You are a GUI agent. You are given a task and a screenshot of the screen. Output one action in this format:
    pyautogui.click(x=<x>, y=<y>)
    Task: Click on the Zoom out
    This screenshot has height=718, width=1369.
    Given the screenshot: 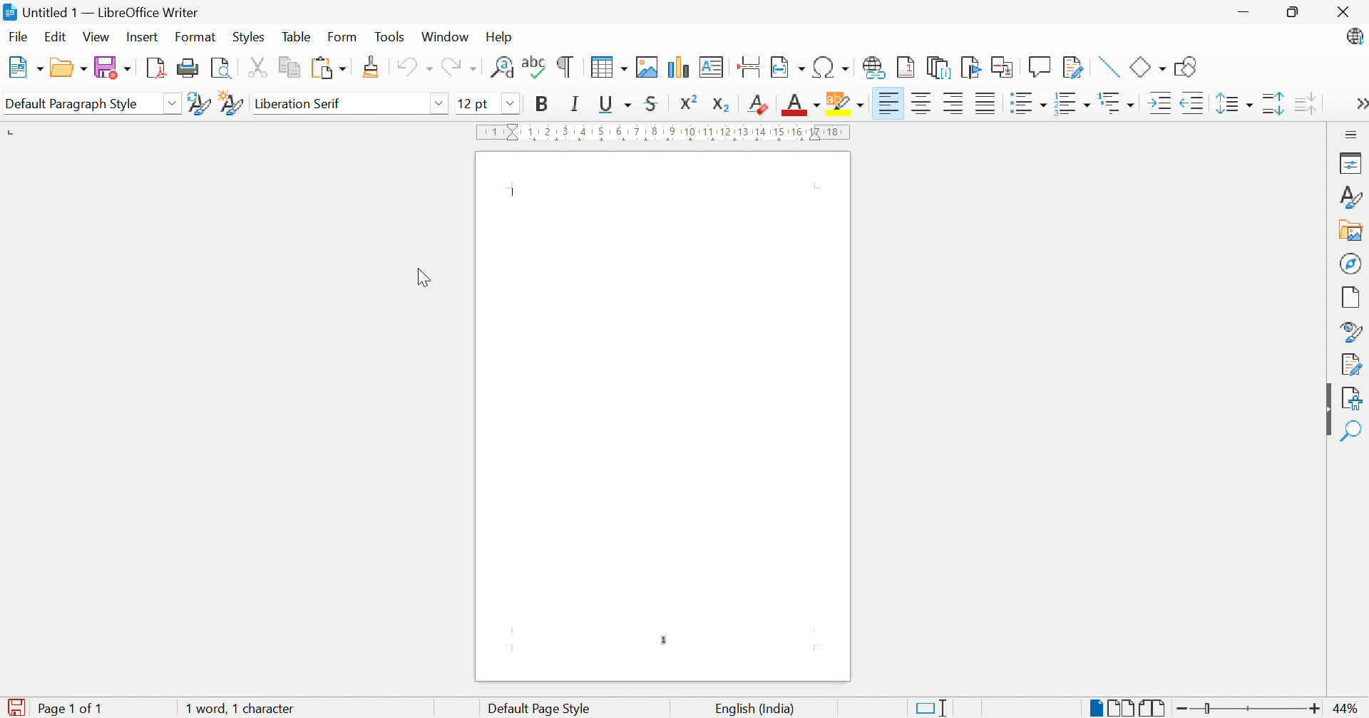 What is the action you would take?
    pyautogui.click(x=1184, y=709)
    